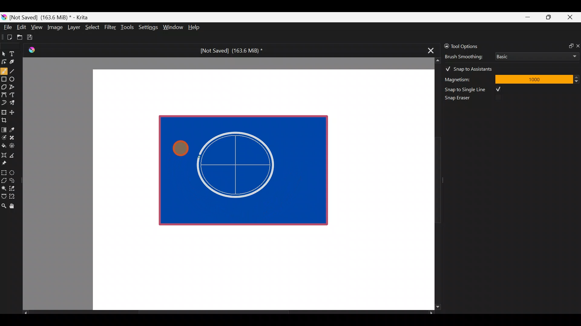 The image size is (581, 326). What do you see at coordinates (15, 78) in the screenshot?
I see `Ellipse tool` at bounding box center [15, 78].